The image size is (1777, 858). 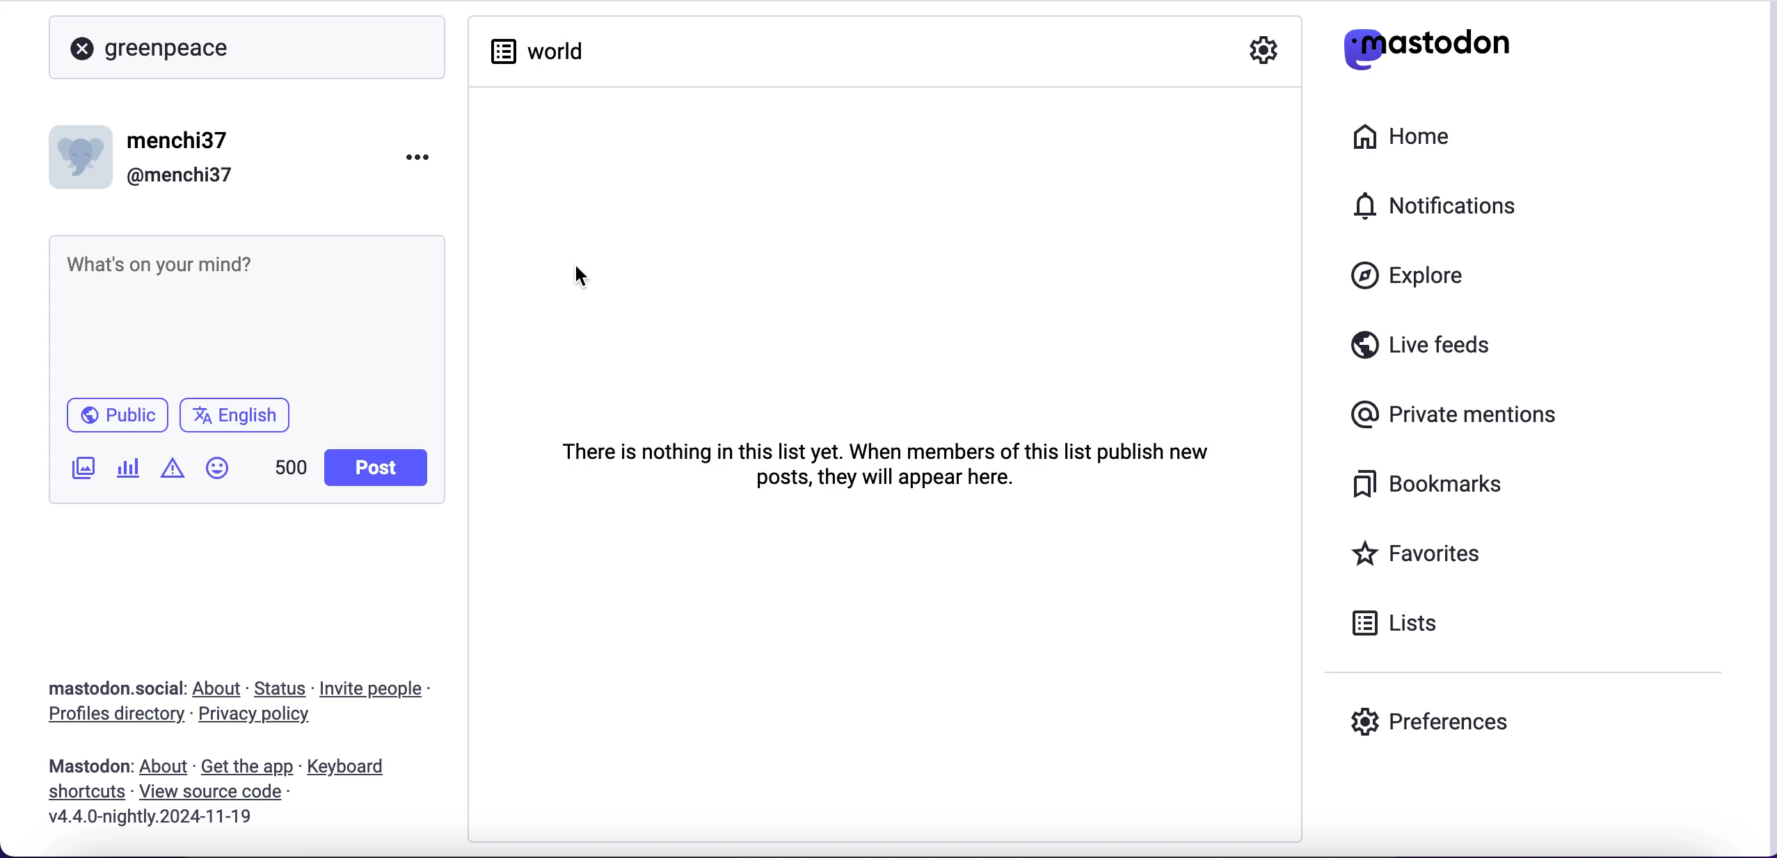 What do you see at coordinates (90, 766) in the screenshot?
I see `mastodon` at bounding box center [90, 766].